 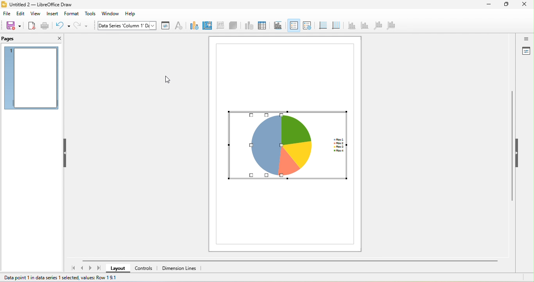 I want to click on hide, so click(x=66, y=153).